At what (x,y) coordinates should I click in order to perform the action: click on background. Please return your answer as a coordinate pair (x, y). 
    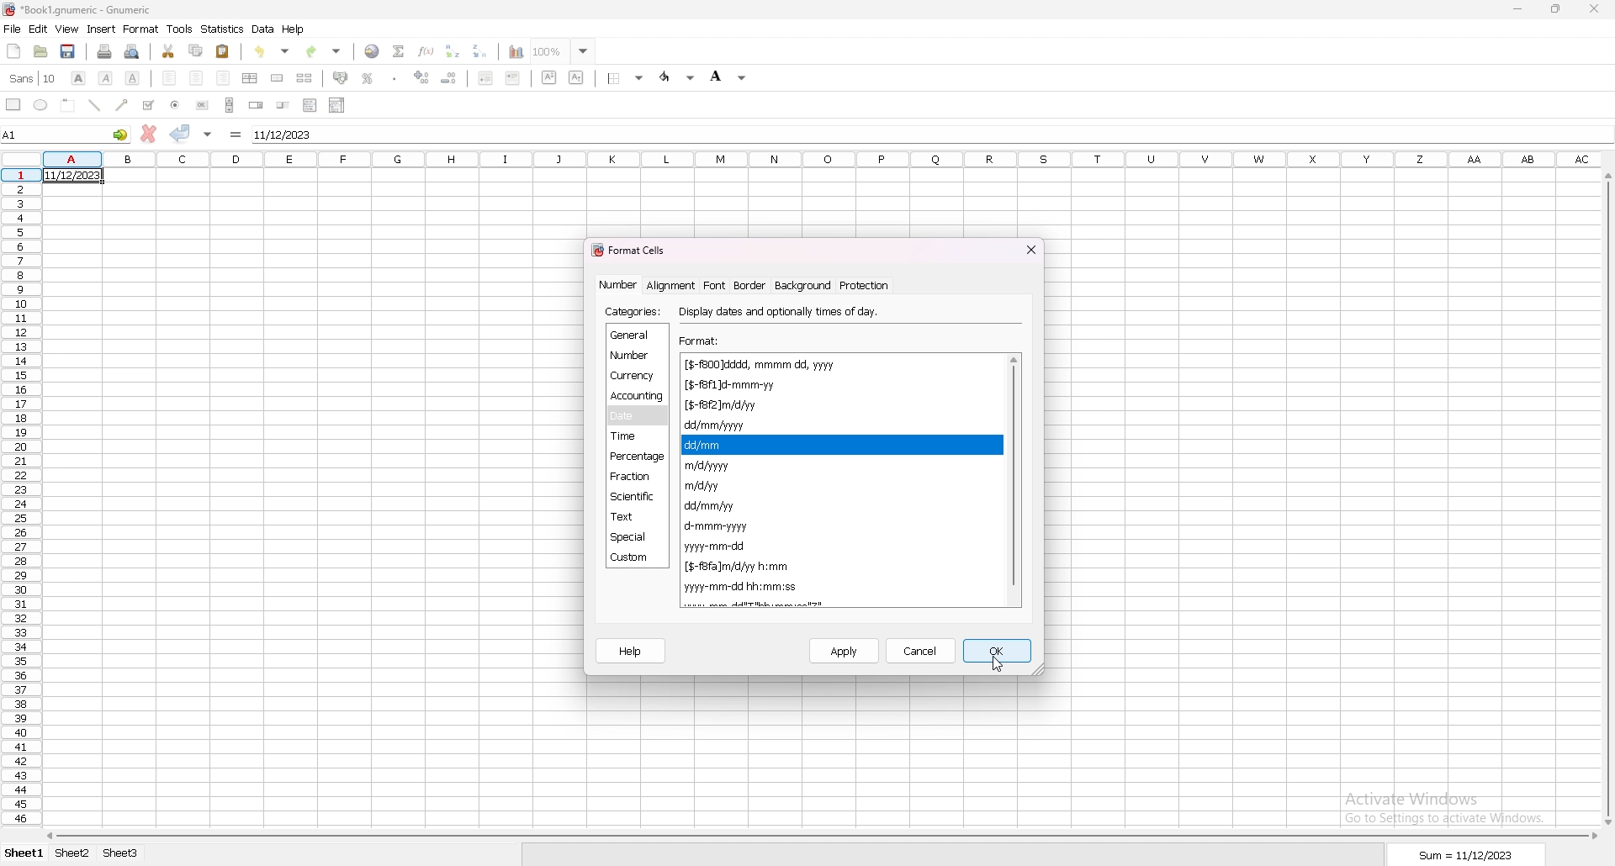
    Looking at the image, I should click on (802, 285).